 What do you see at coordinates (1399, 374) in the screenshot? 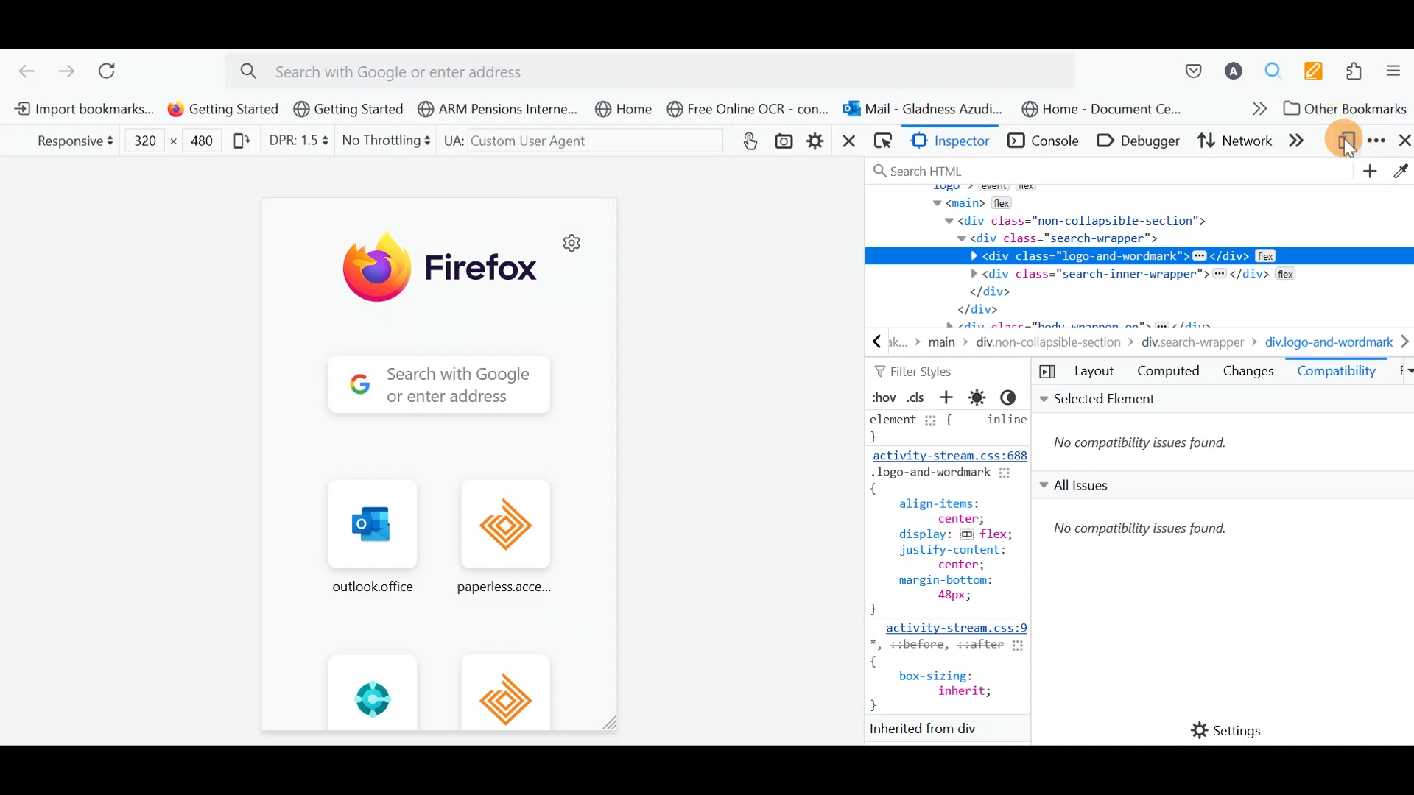
I see `Show all tabs` at bounding box center [1399, 374].